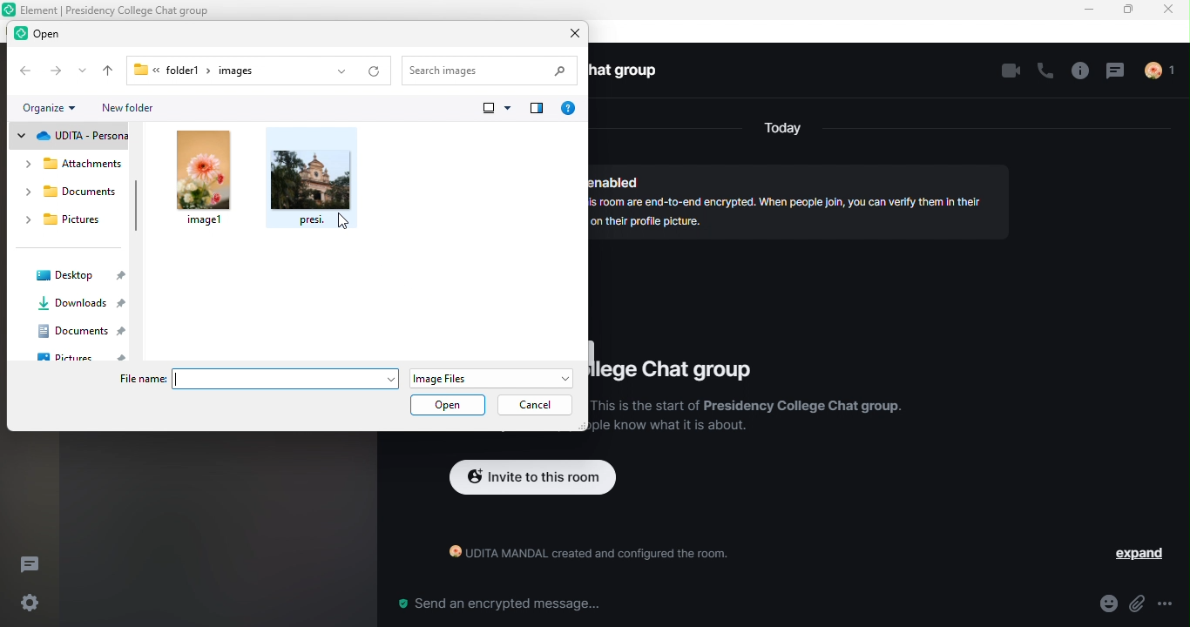  I want to click on images, so click(244, 71).